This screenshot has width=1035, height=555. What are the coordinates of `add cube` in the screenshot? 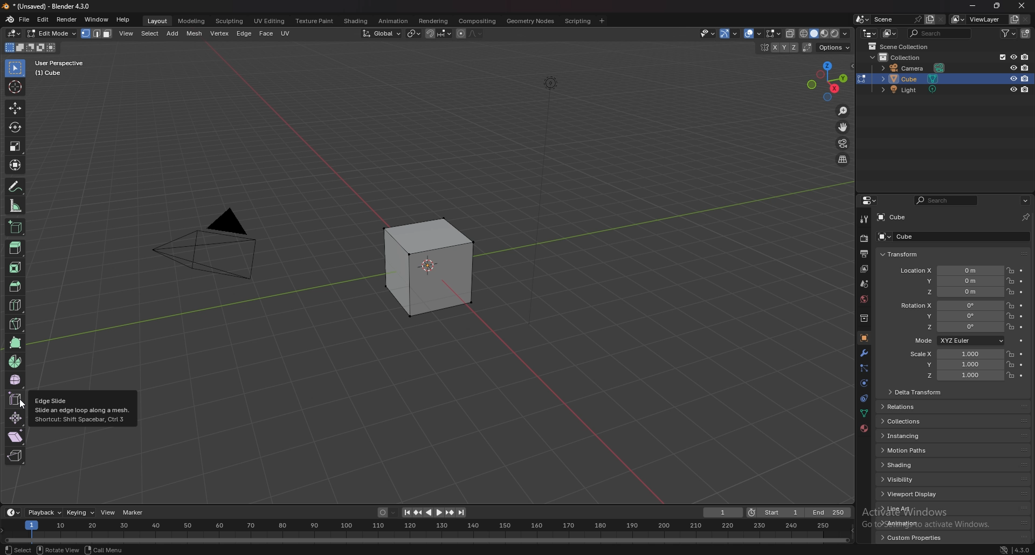 It's located at (15, 227).